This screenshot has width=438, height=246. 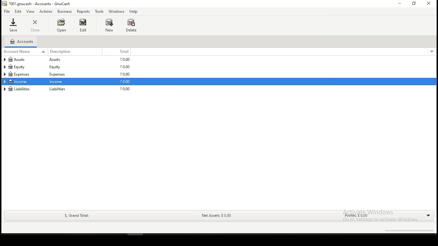 What do you see at coordinates (20, 67) in the screenshot?
I see `equity` at bounding box center [20, 67].